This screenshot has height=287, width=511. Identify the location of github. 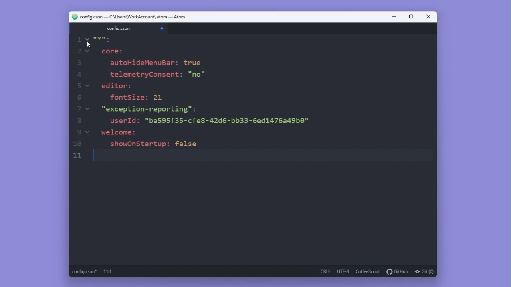
(398, 272).